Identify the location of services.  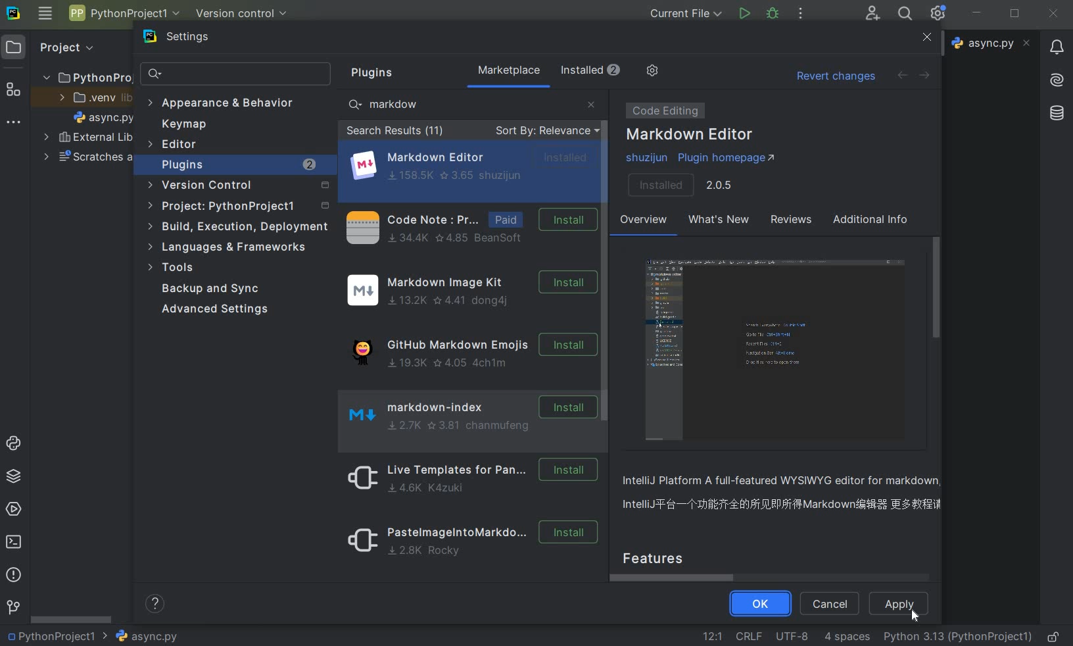
(13, 509).